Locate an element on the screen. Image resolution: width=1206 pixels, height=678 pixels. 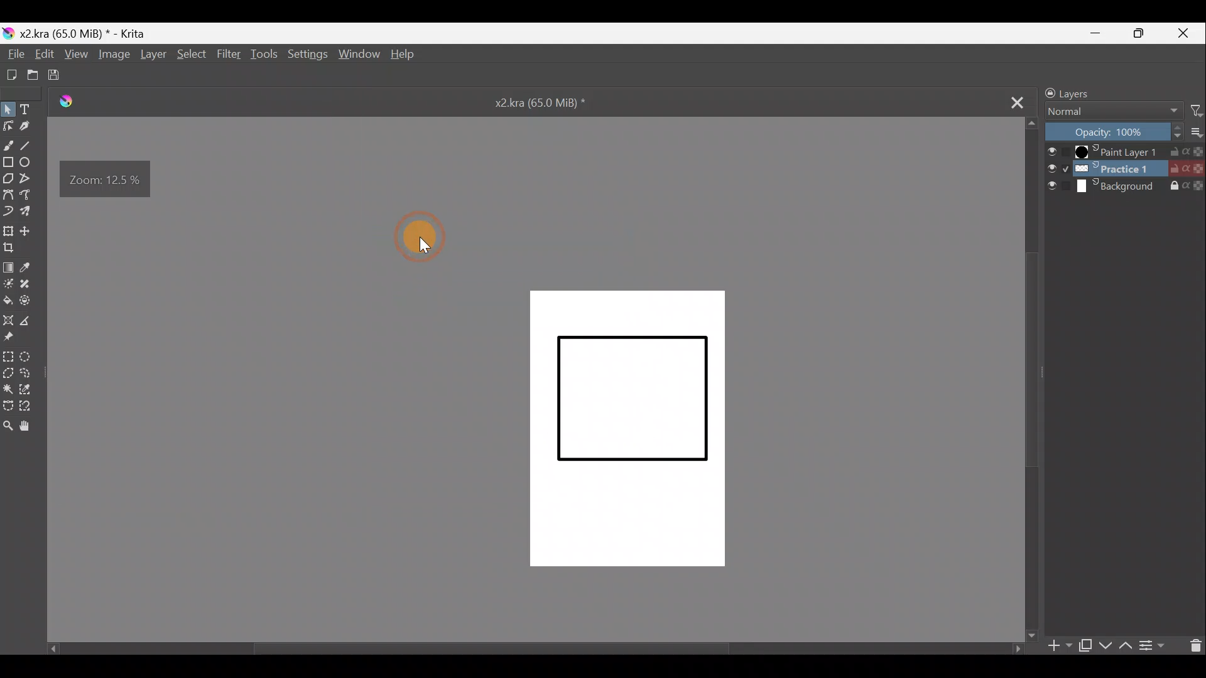
Image is located at coordinates (112, 55).